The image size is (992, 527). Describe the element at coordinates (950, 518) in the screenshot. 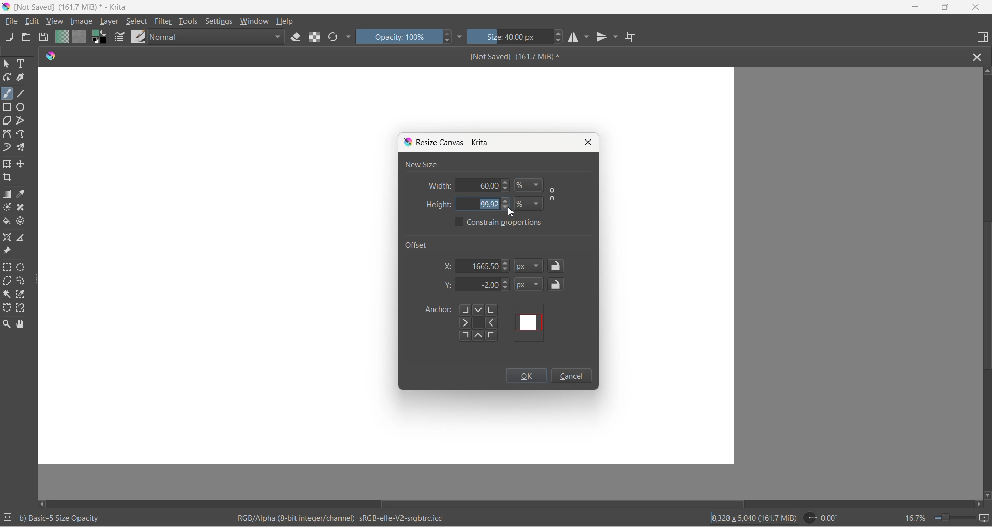

I see `zoom slider` at that location.